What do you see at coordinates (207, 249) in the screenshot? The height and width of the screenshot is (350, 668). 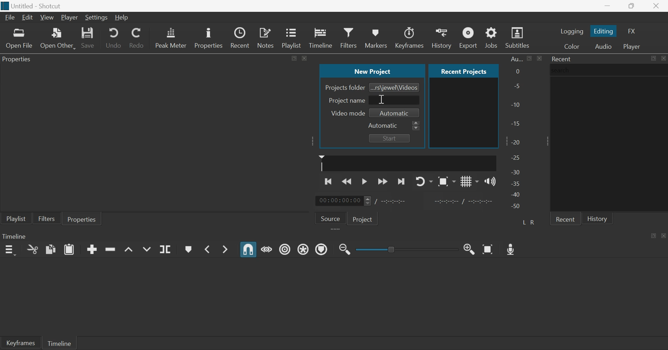 I see `Previous marker` at bounding box center [207, 249].